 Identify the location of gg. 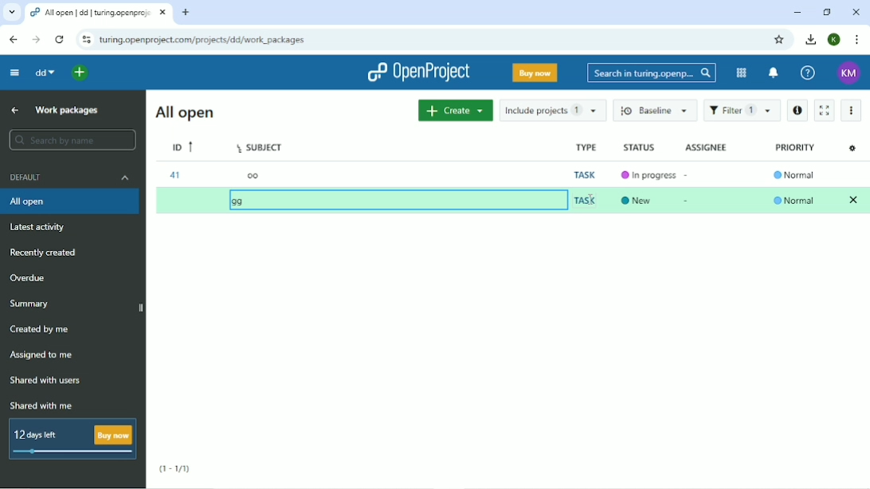
(241, 202).